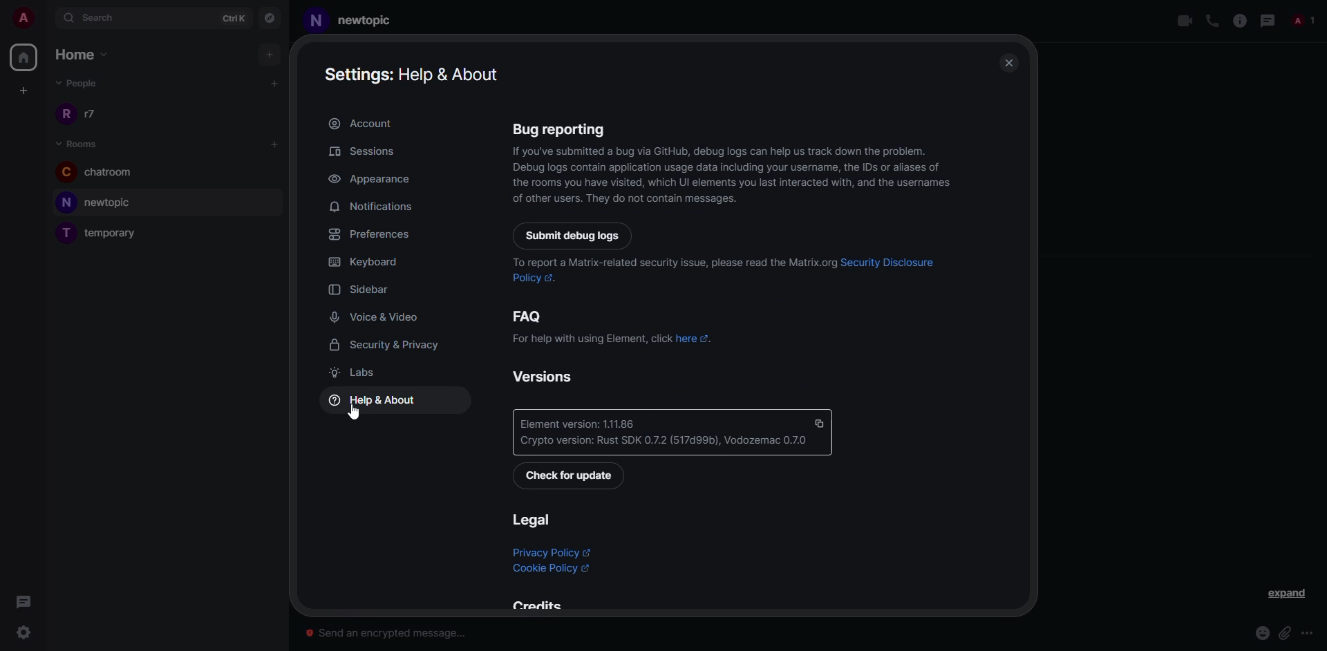 This screenshot has height=651, width=1327. What do you see at coordinates (568, 475) in the screenshot?
I see `check for update` at bounding box center [568, 475].